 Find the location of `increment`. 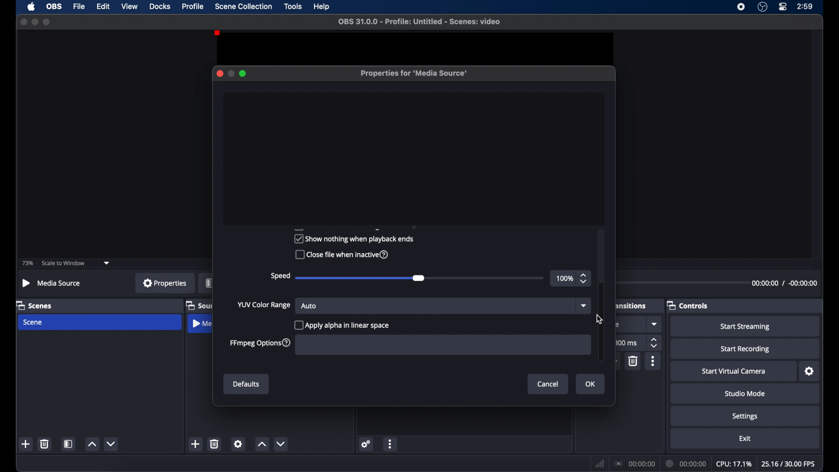

increment is located at coordinates (262, 444).